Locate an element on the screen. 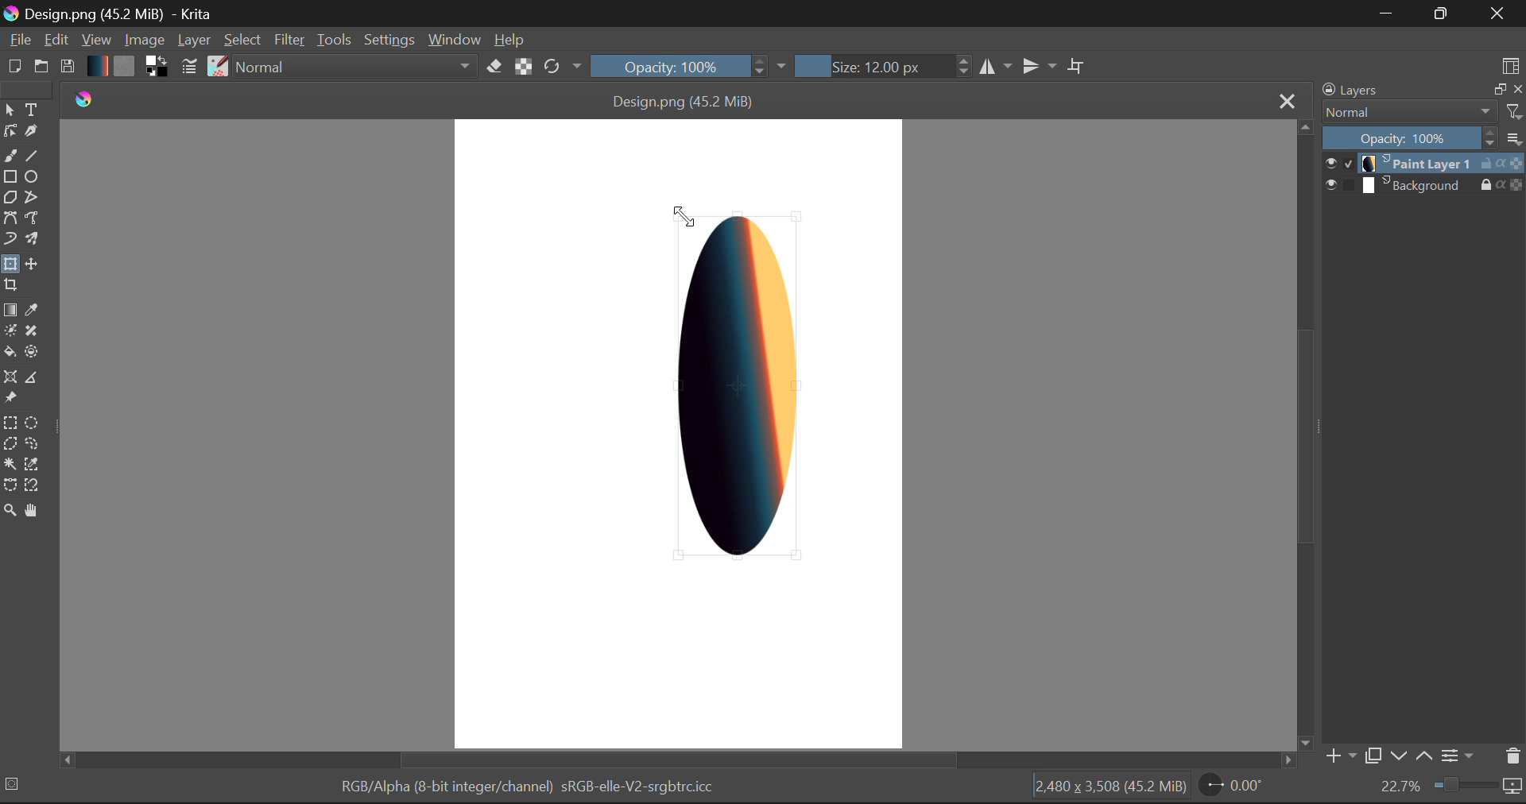 The image size is (1526, 804). Pan is located at coordinates (33, 512).